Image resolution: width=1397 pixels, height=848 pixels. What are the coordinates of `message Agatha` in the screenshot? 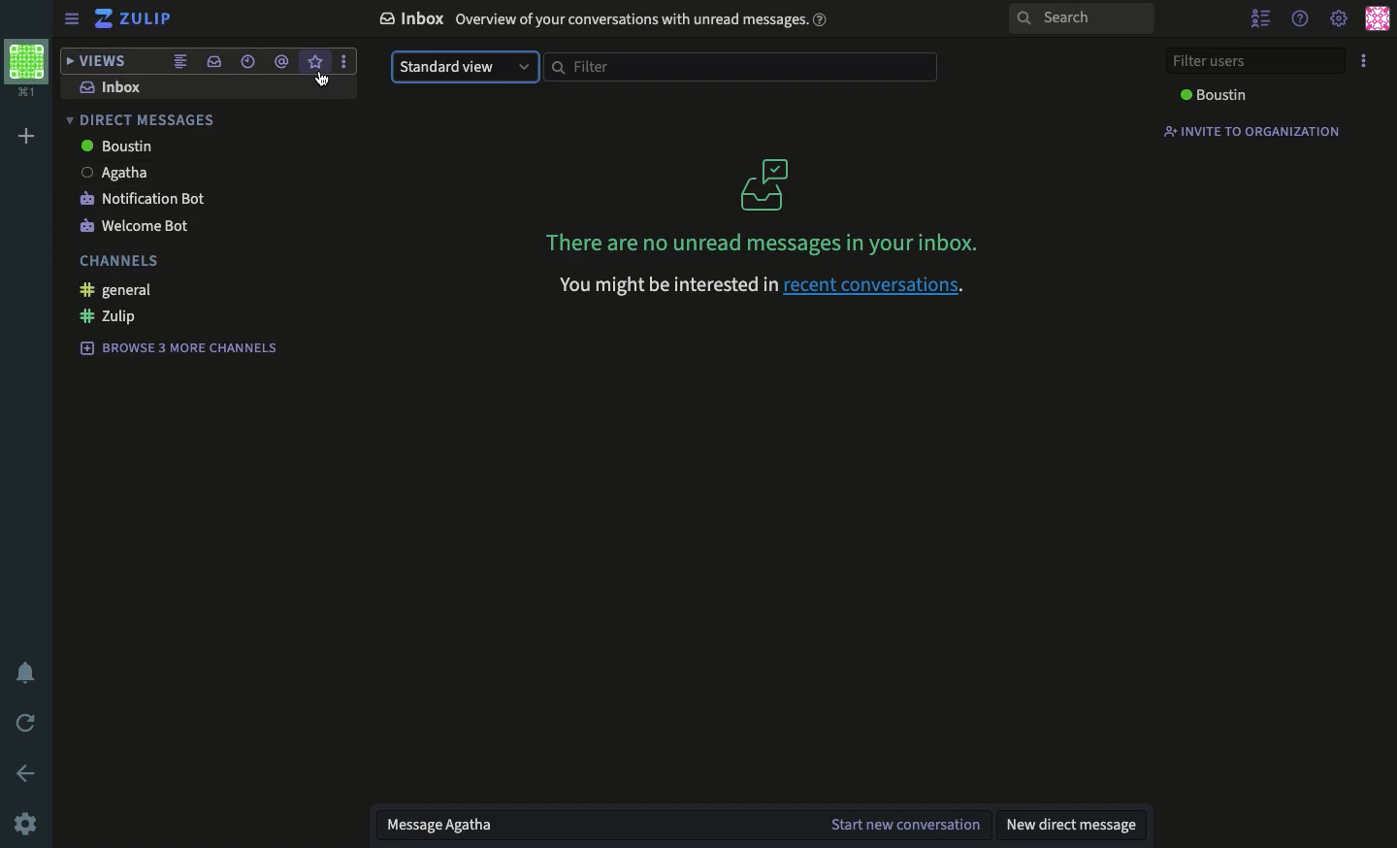 It's located at (449, 824).